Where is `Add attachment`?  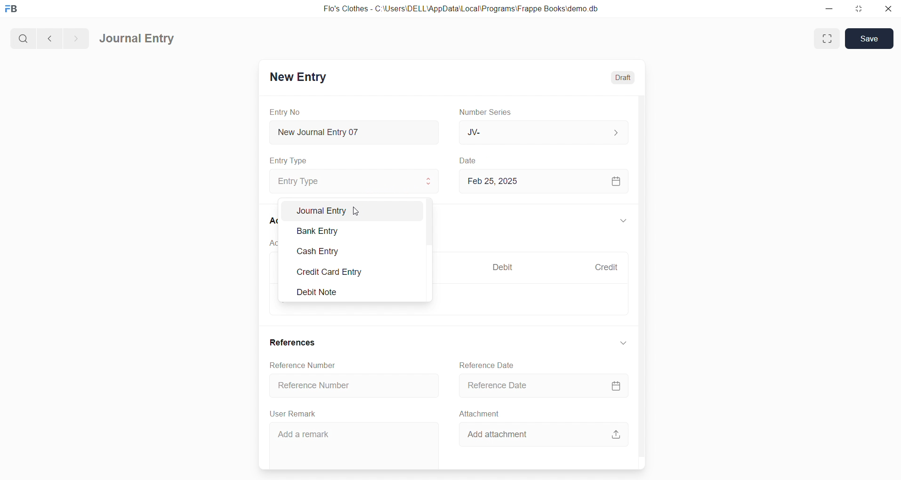
Add attachment is located at coordinates (543, 434).